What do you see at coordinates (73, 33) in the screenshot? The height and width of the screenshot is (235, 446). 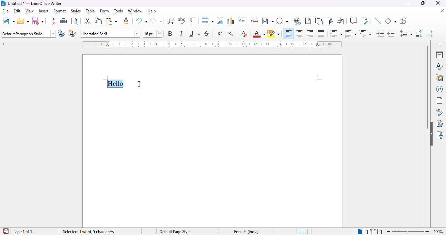 I see `new style from selection` at bounding box center [73, 33].